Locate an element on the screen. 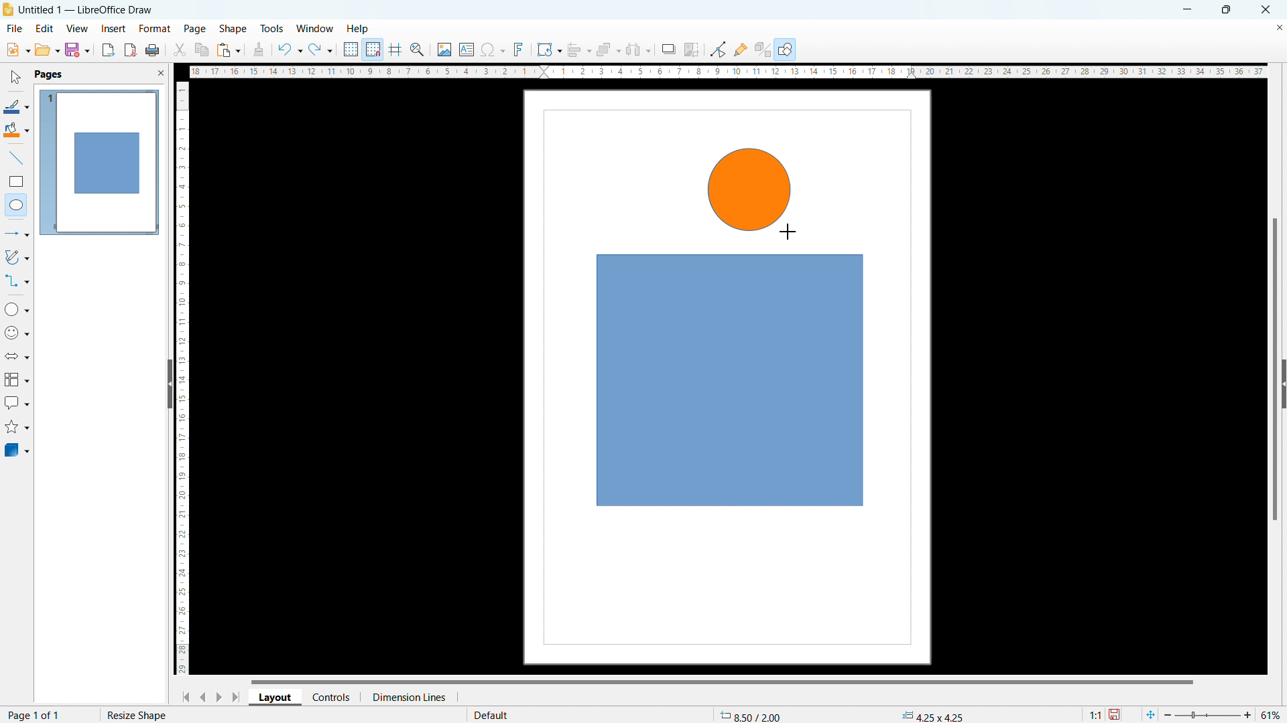 Image resolution: width=1287 pixels, height=723 pixels. basic shapes is located at coordinates (17, 309).